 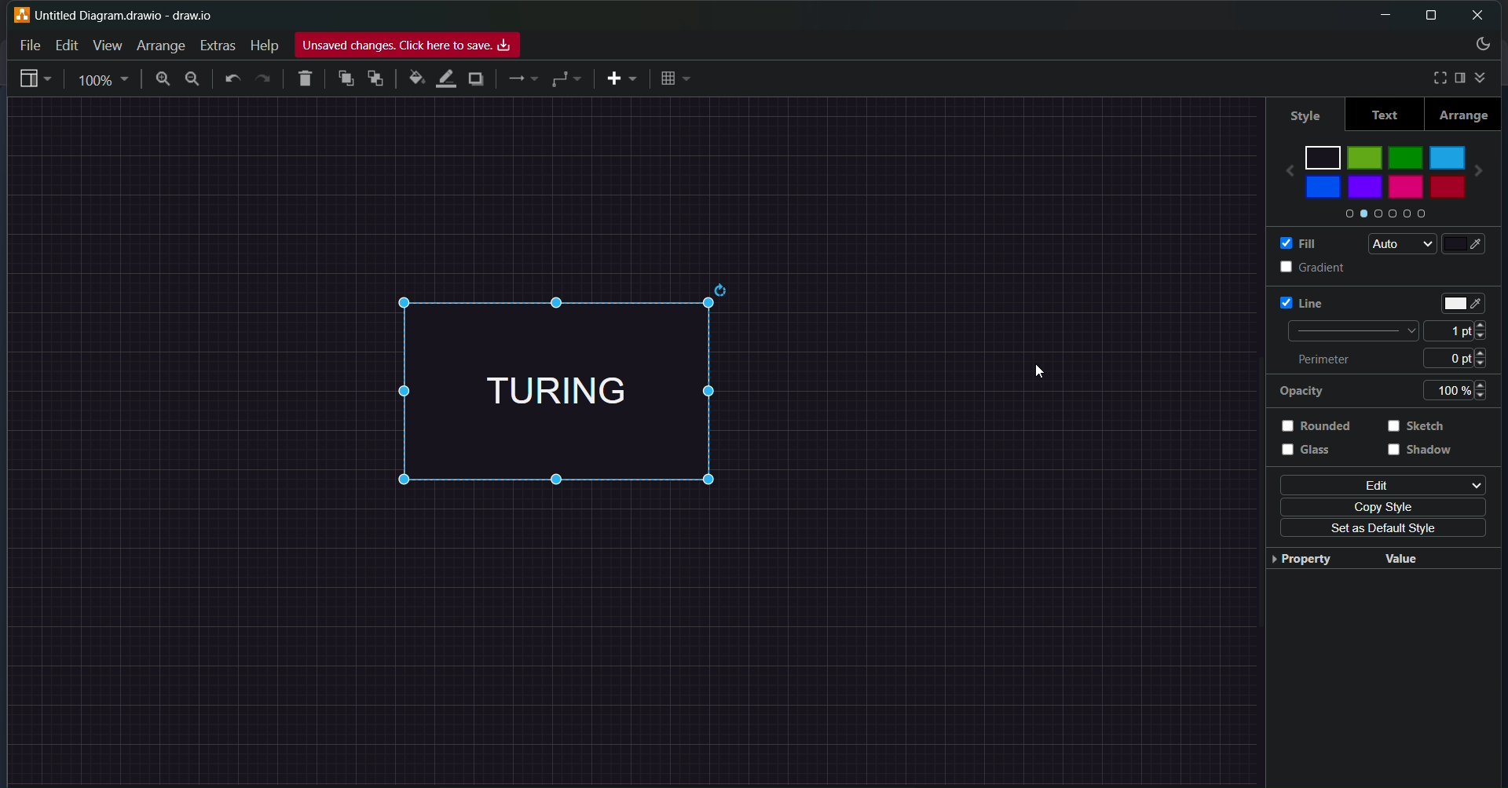 What do you see at coordinates (677, 78) in the screenshot?
I see `grid` at bounding box center [677, 78].